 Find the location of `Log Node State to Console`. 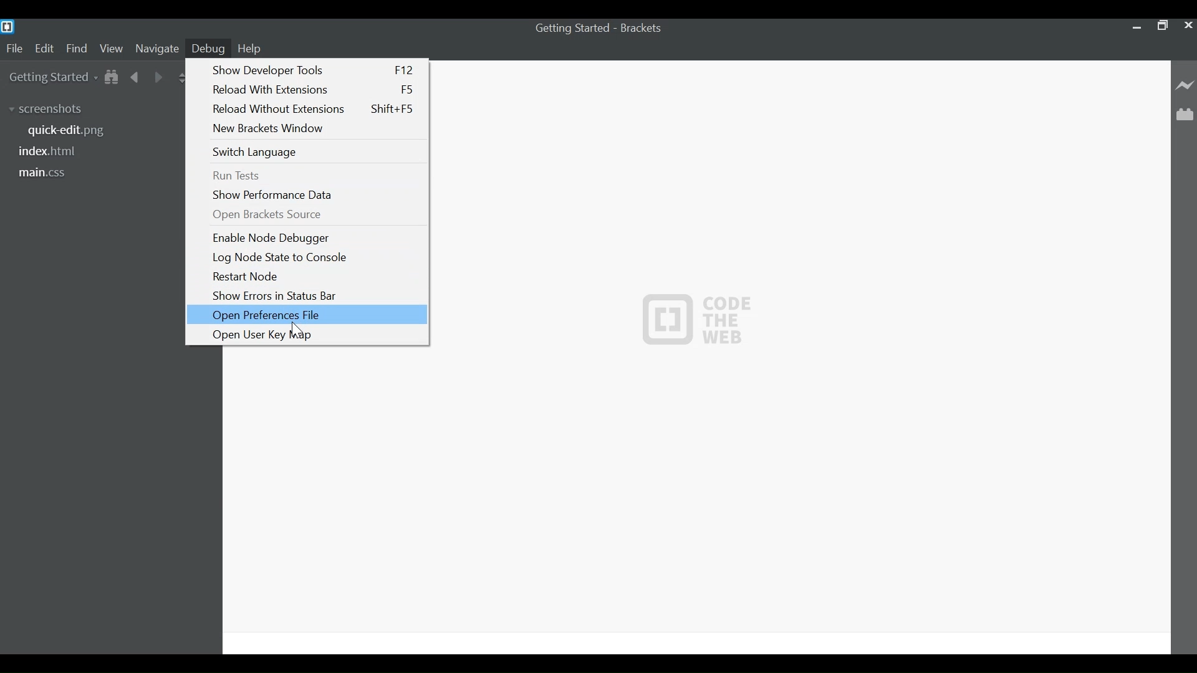

Log Node State to Console is located at coordinates (285, 257).